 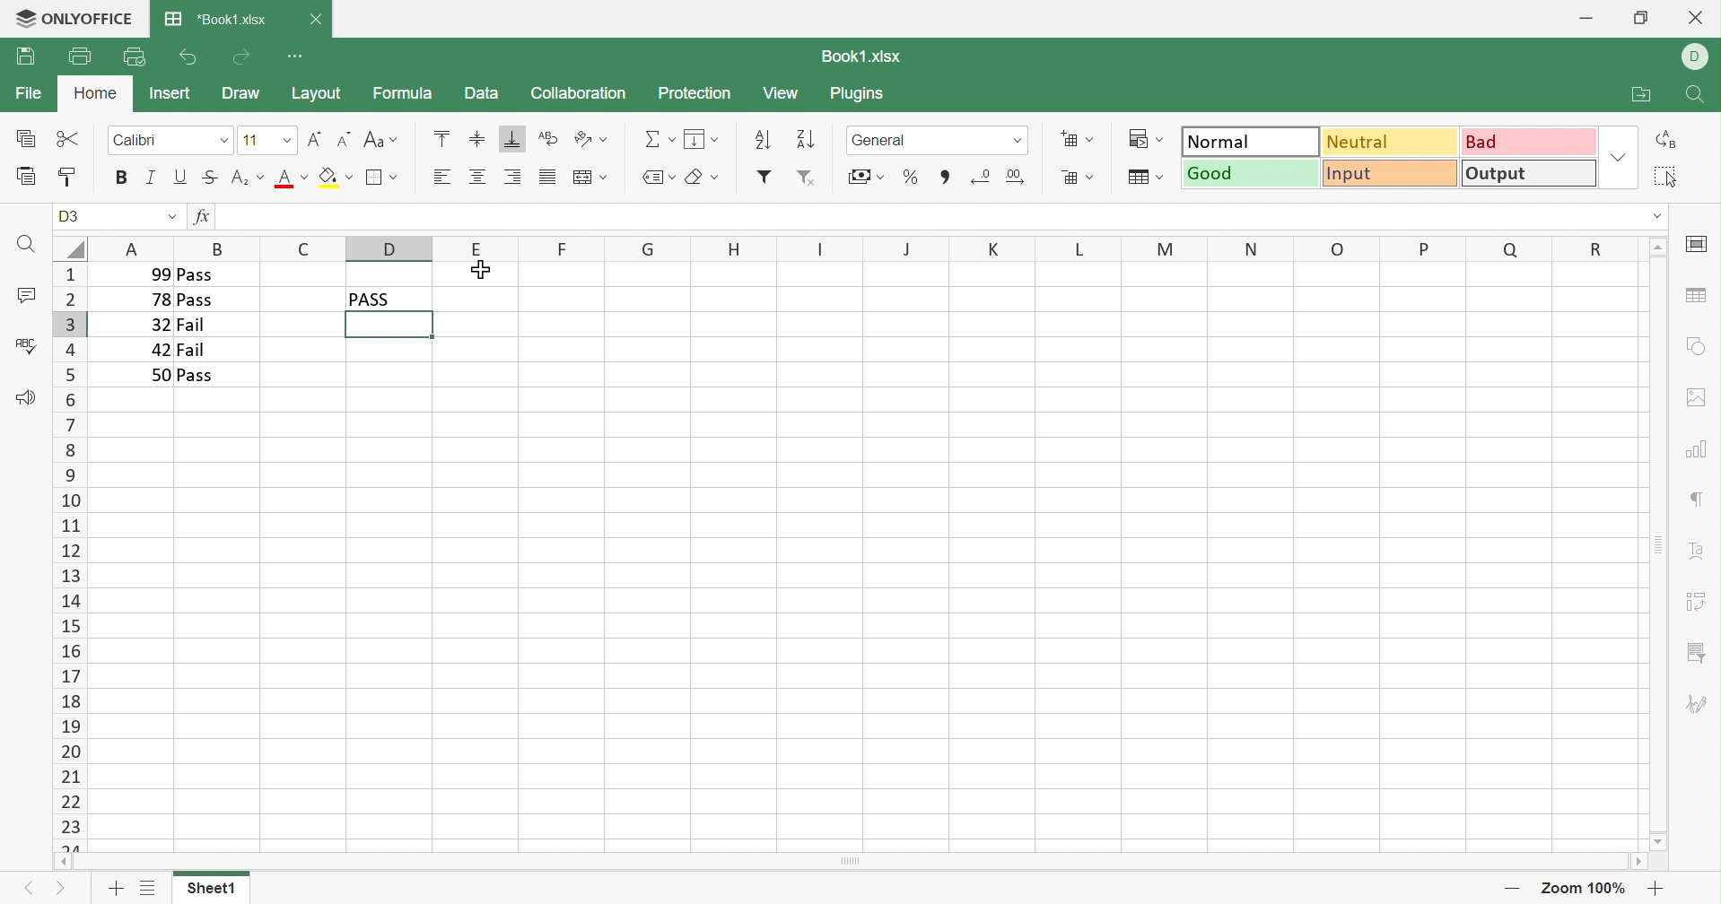 What do you see at coordinates (266, 140) in the screenshot?
I see `Font size` at bounding box center [266, 140].